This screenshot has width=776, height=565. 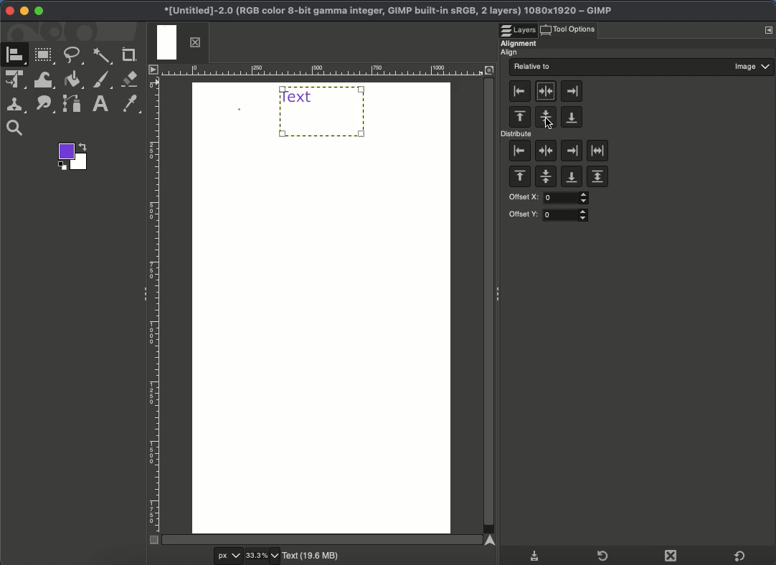 What do you see at coordinates (387, 9) in the screenshot?
I see `Project name` at bounding box center [387, 9].